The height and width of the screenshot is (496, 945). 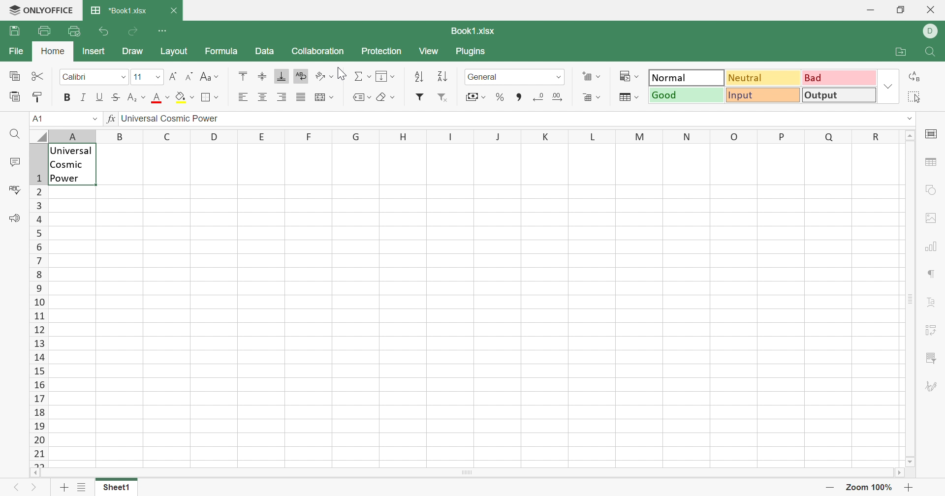 What do you see at coordinates (191, 75) in the screenshot?
I see `Decrement font size` at bounding box center [191, 75].